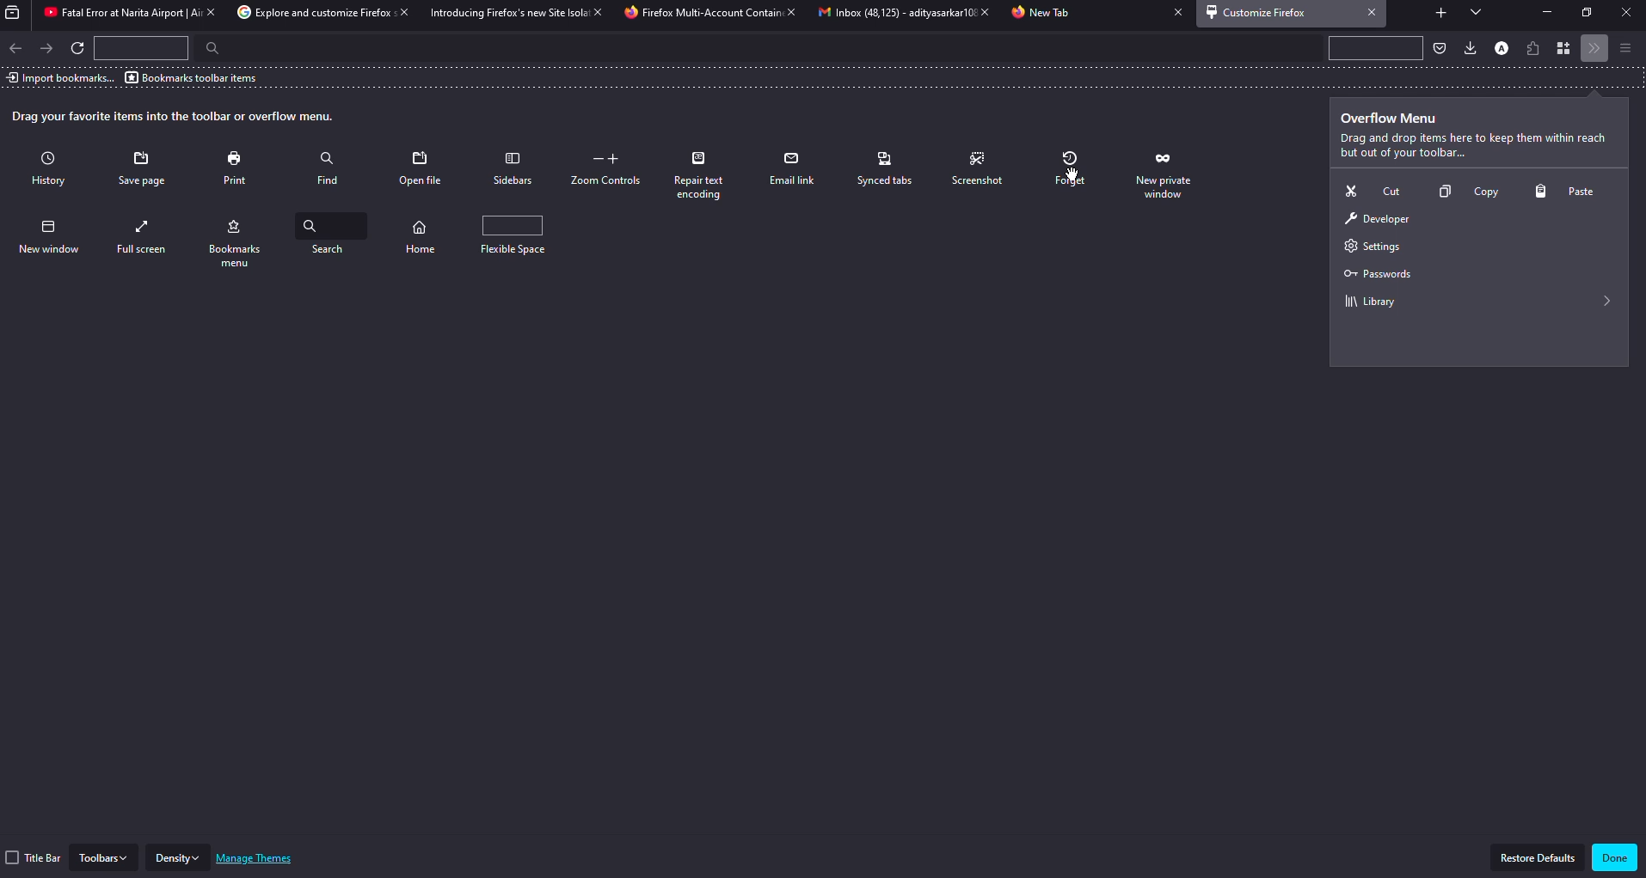 The width and height of the screenshot is (1646, 878). Describe the element at coordinates (422, 168) in the screenshot. I see `open file` at that location.